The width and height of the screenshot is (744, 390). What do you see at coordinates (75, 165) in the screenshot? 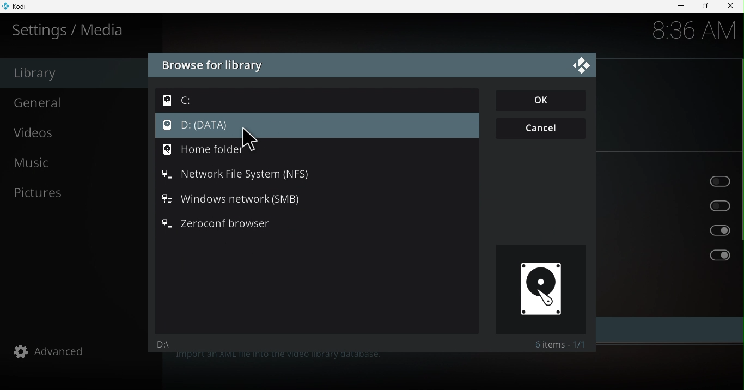
I see `Music` at bounding box center [75, 165].